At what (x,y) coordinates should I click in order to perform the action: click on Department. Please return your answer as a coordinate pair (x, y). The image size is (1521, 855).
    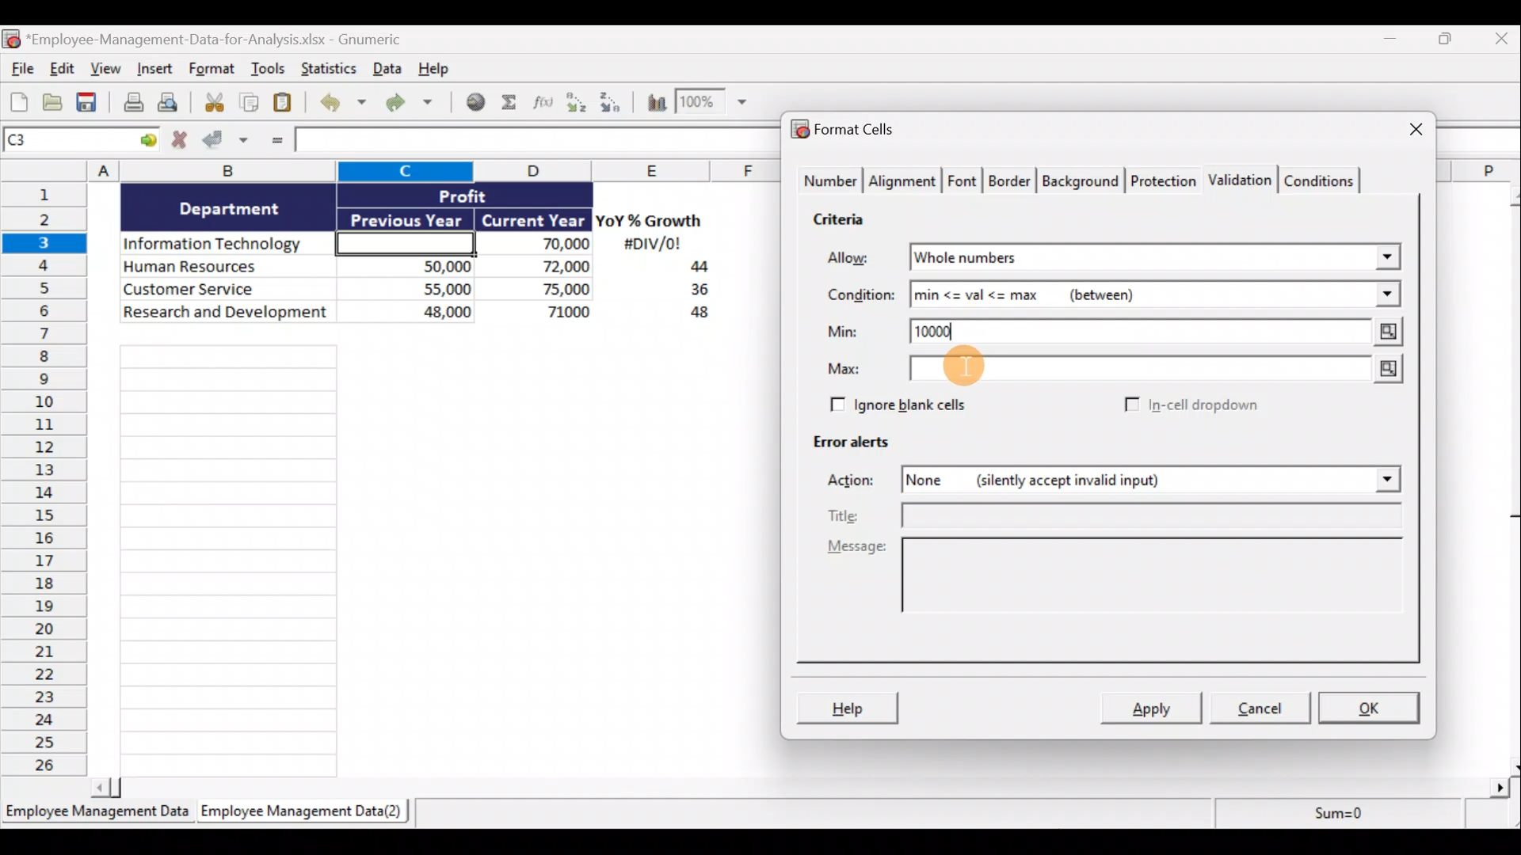
    Looking at the image, I should click on (230, 207).